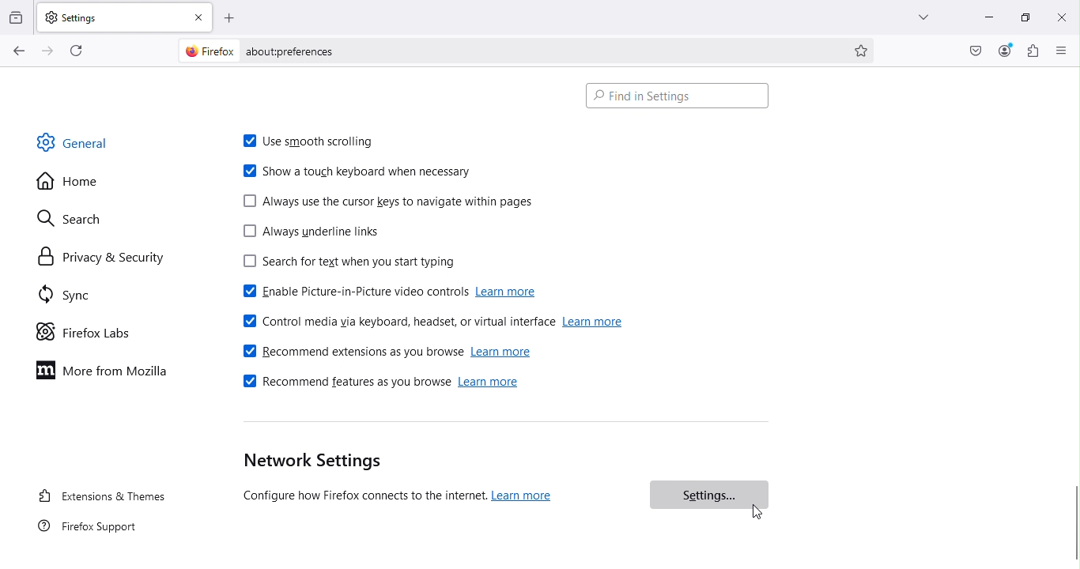 The image size is (1080, 569). I want to click on Enable picture-in-picture video controls, so click(386, 290).